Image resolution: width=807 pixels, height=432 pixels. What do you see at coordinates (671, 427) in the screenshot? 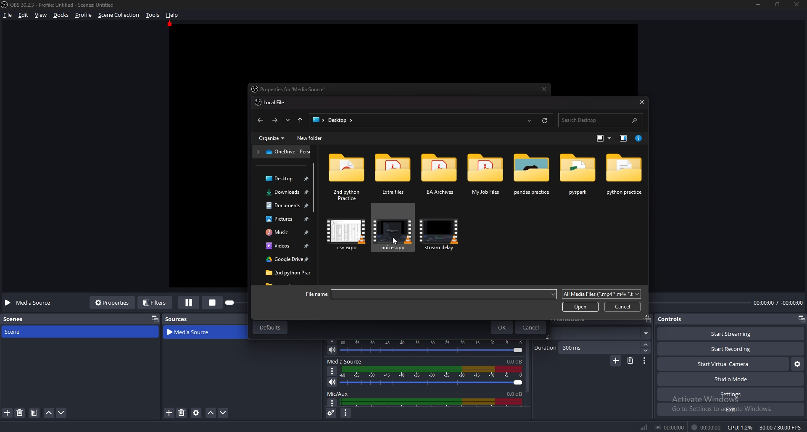
I see `00:00:00` at bounding box center [671, 427].